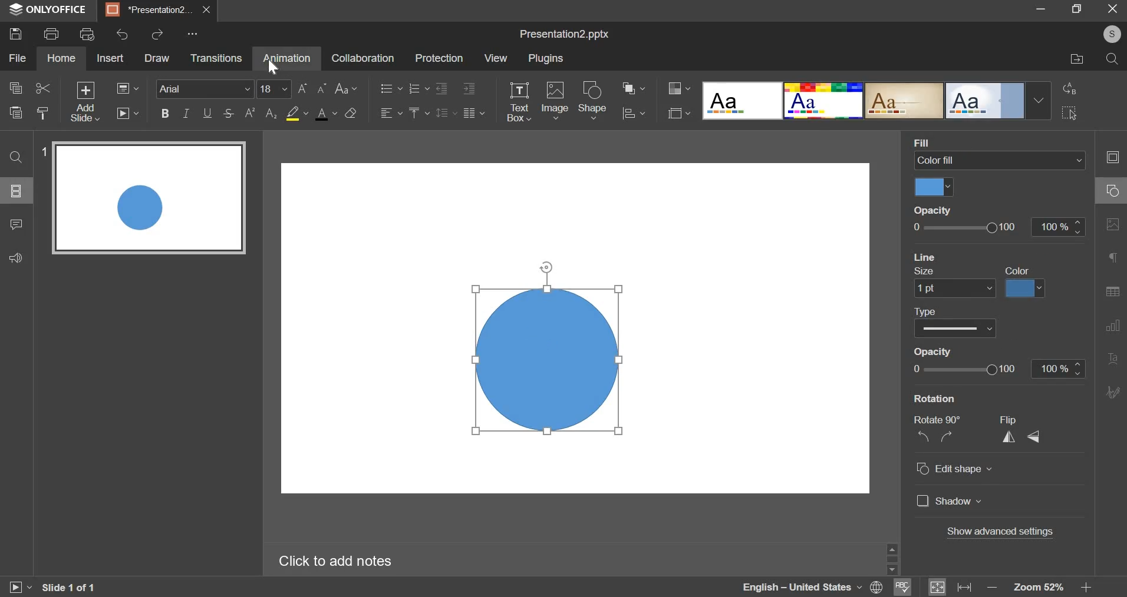 Image resolution: width=1127 pixels, height=597 pixels. What do you see at coordinates (1080, 9) in the screenshot?
I see `maximize` at bounding box center [1080, 9].